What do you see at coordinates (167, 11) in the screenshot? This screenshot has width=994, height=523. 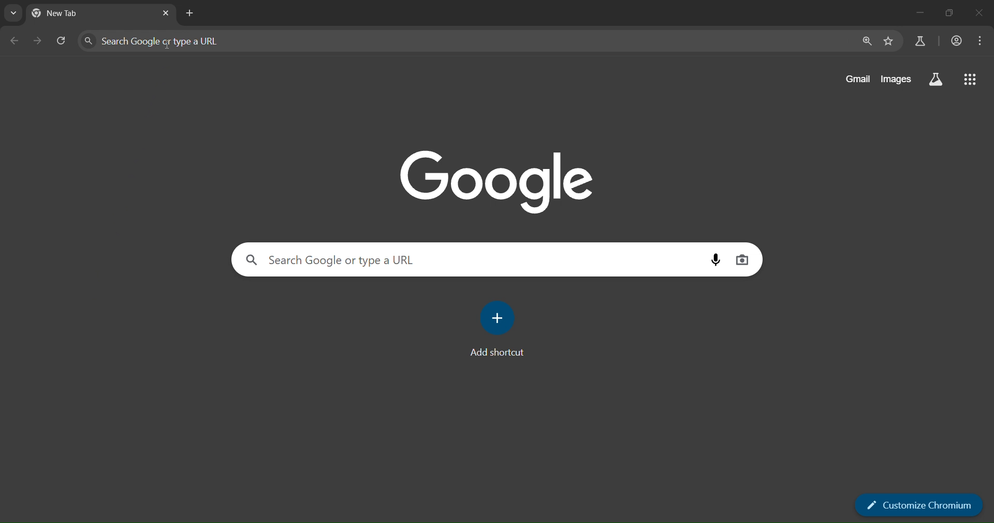 I see `close tab` at bounding box center [167, 11].